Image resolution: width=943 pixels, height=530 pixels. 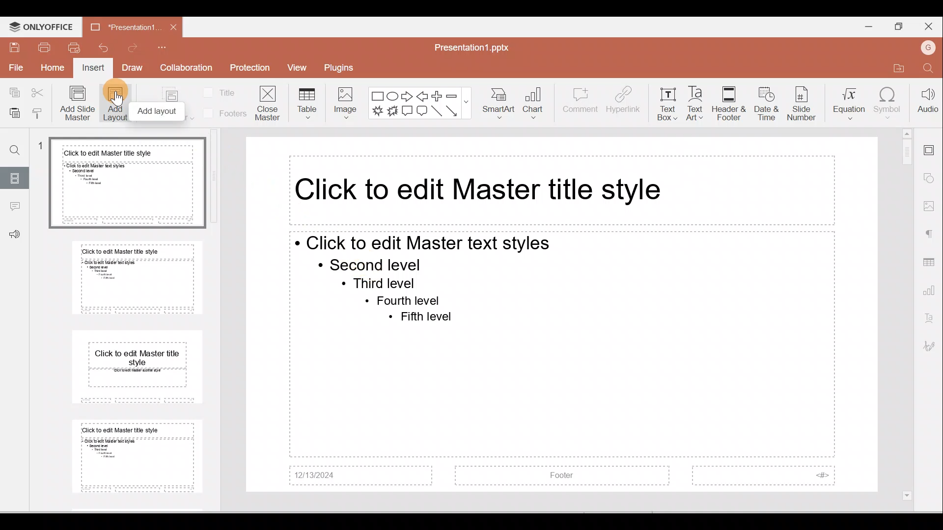 What do you see at coordinates (930, 48) in the screenshot?
I see `Account name` at bounding box center [930, 48].